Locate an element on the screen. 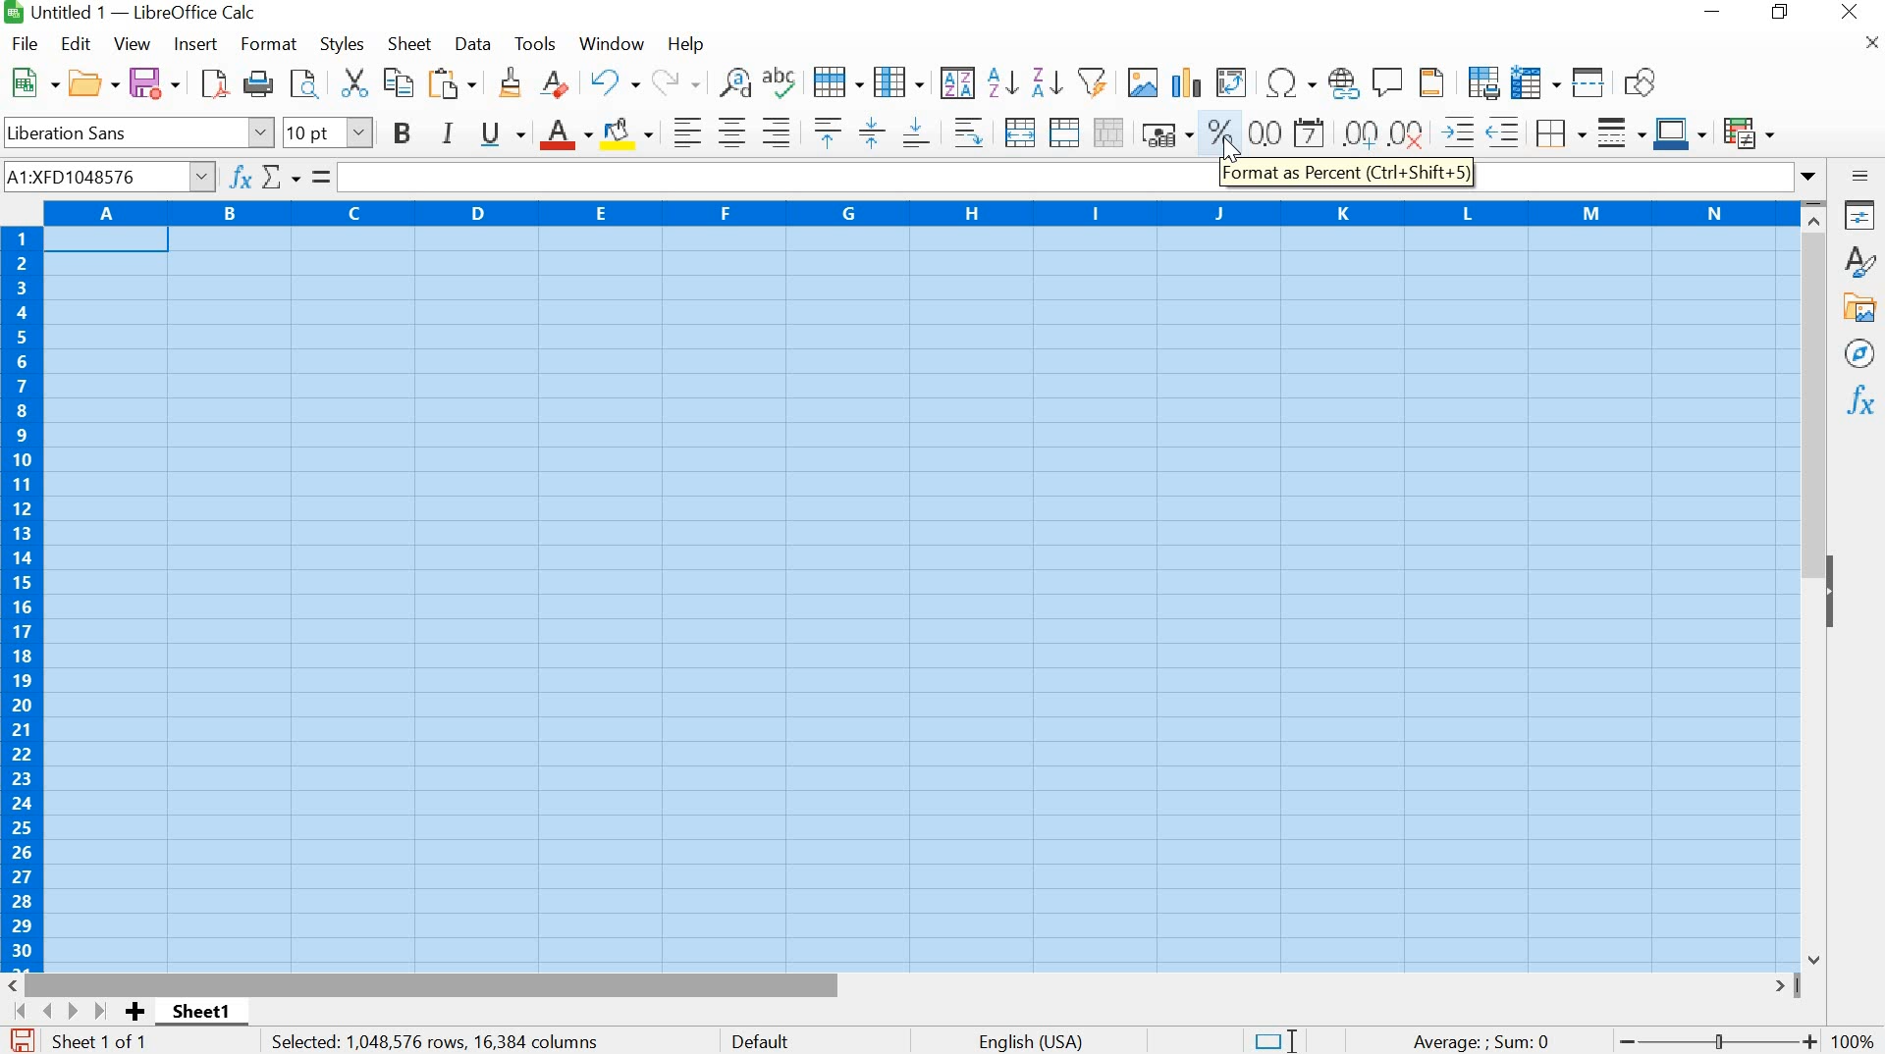 Image resolution: width=1885 pixels, height=1054 pixels. Liberation Sans is located at coordinates (137, 132).